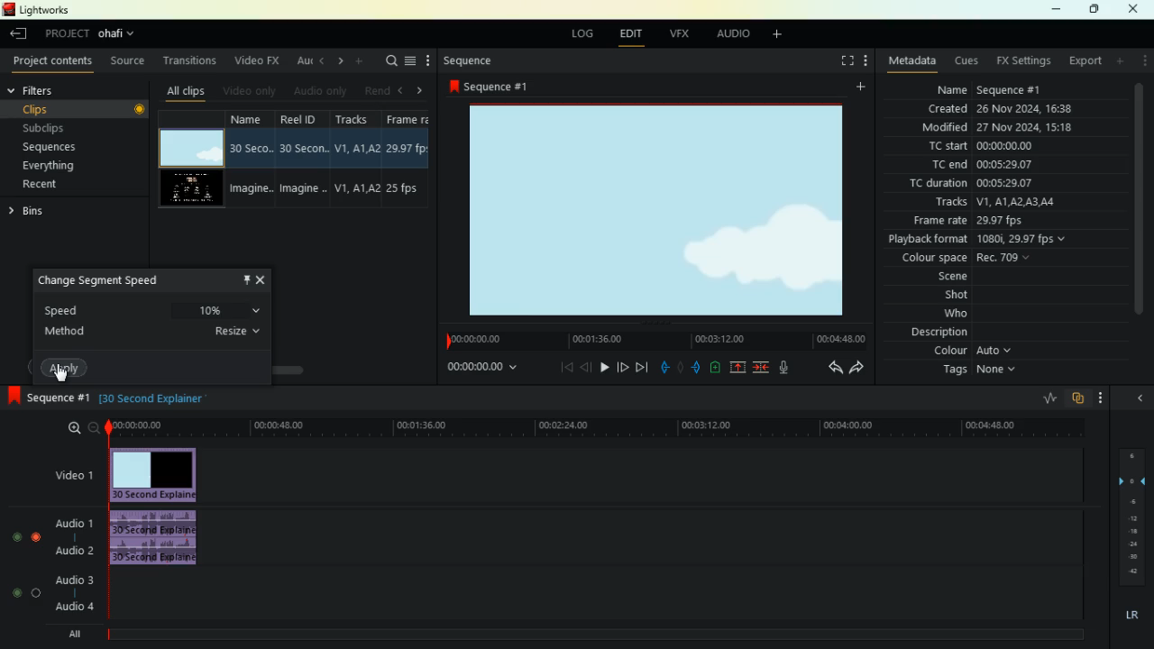 The width and height of the screenshot is (1154, 649). What do you see at coordinates (189, 190) in the screenshot?
I see `video` at bounding box center [189, 190].